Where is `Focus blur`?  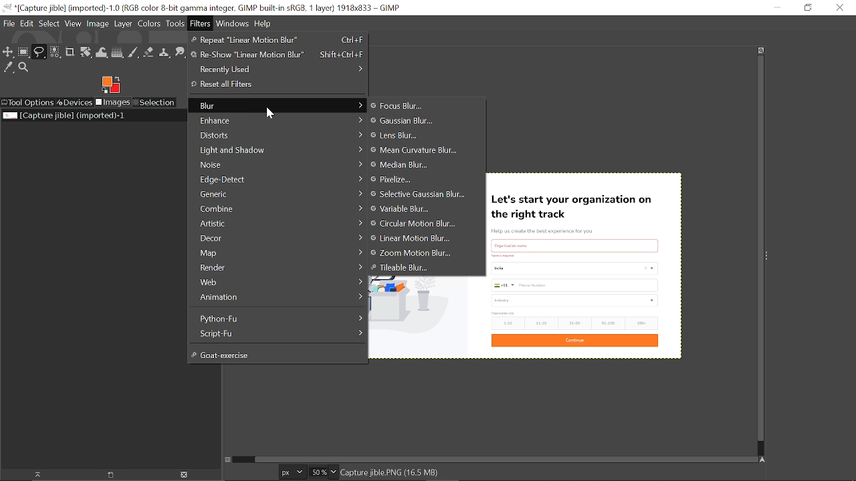 Focus blur is located at coordinates (411, 106).